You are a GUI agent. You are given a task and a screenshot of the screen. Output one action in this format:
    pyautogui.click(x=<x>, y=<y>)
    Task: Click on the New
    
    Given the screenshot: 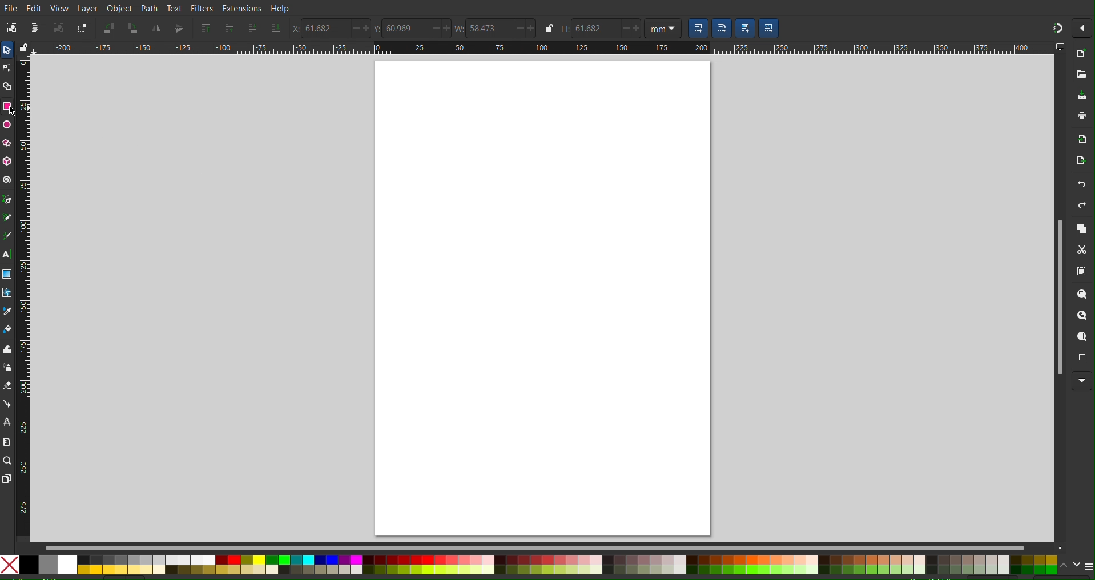 What is the action you would take?
    pyautogui.click(x=1081, y=54)
    